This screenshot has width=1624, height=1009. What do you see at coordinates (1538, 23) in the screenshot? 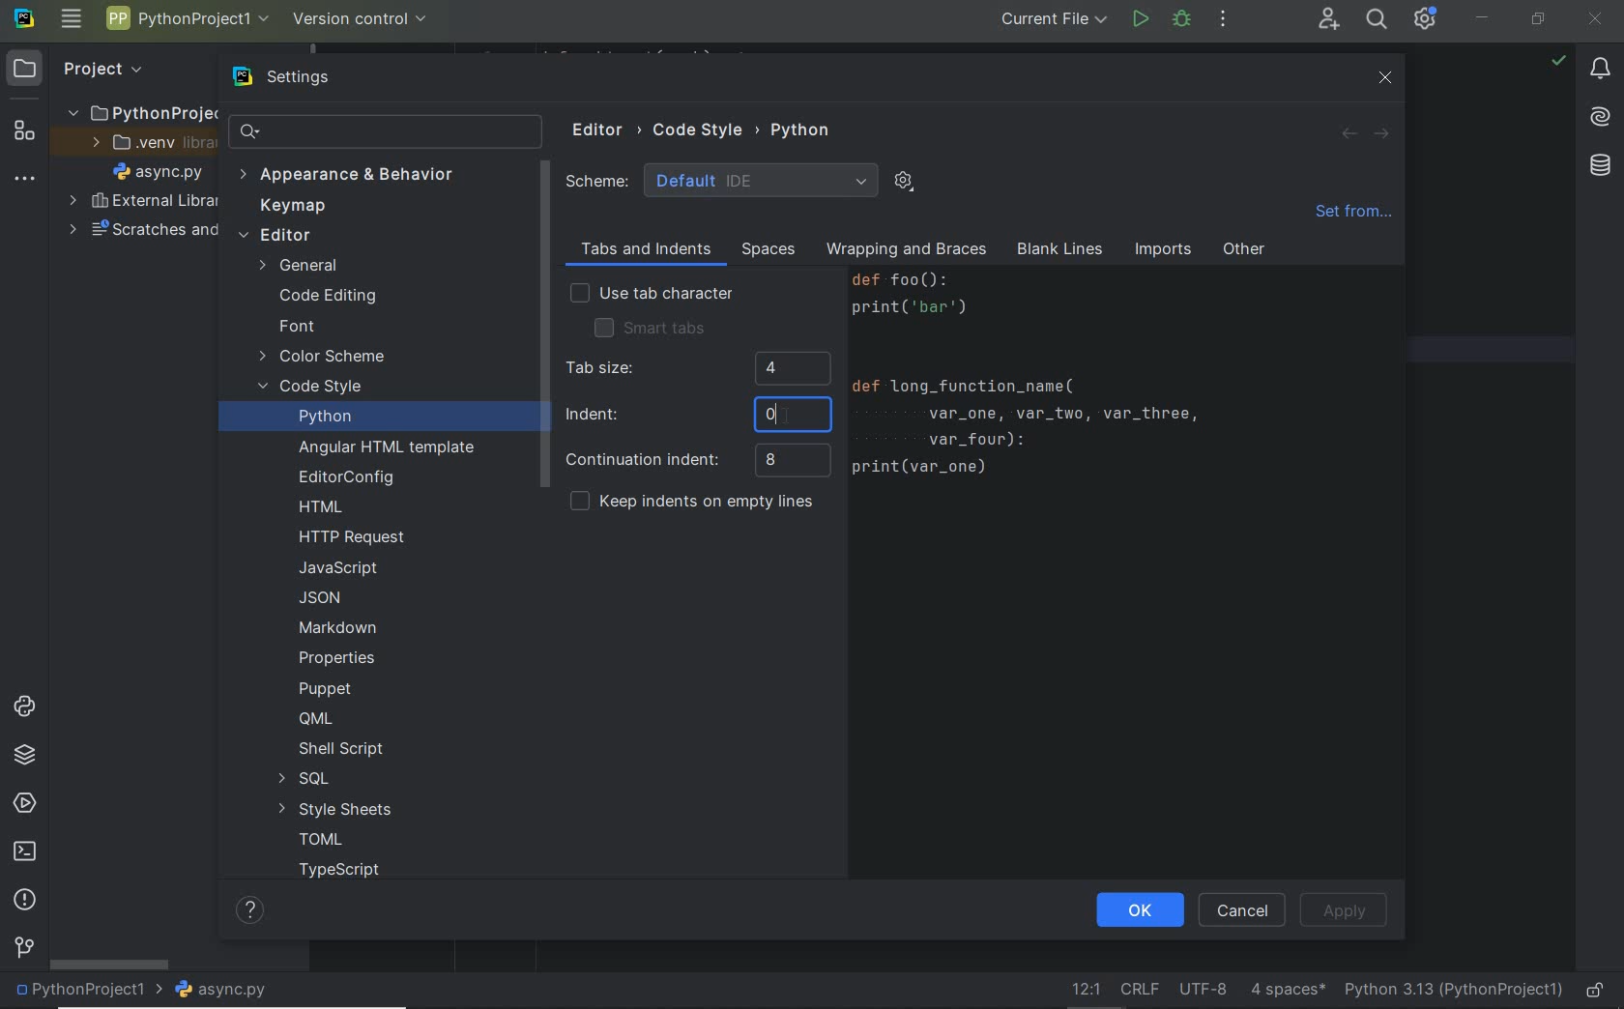
I see `restore down` at bounding box center [1538, 23].